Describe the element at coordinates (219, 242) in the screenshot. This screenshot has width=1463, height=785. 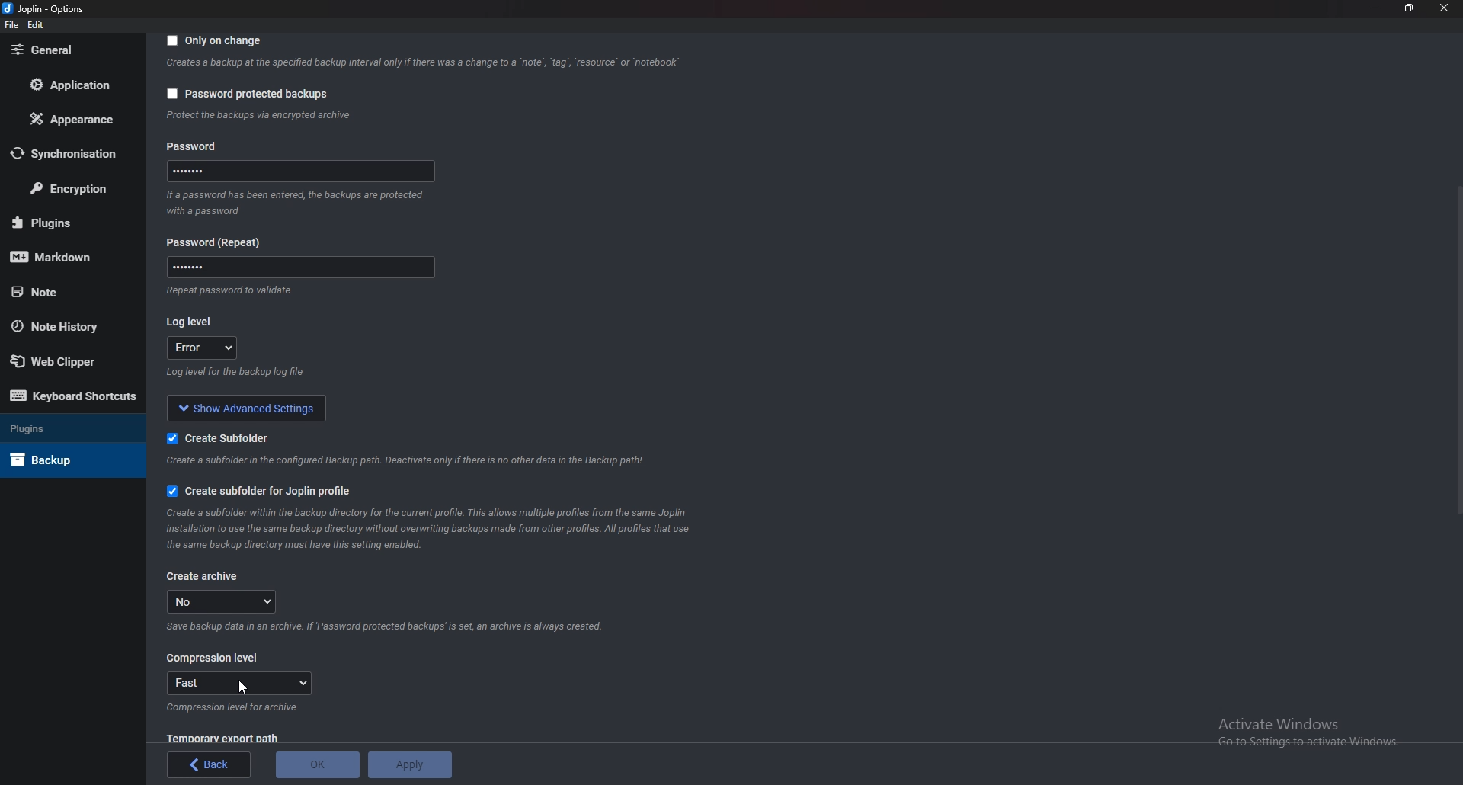
I see `Password` at that location.